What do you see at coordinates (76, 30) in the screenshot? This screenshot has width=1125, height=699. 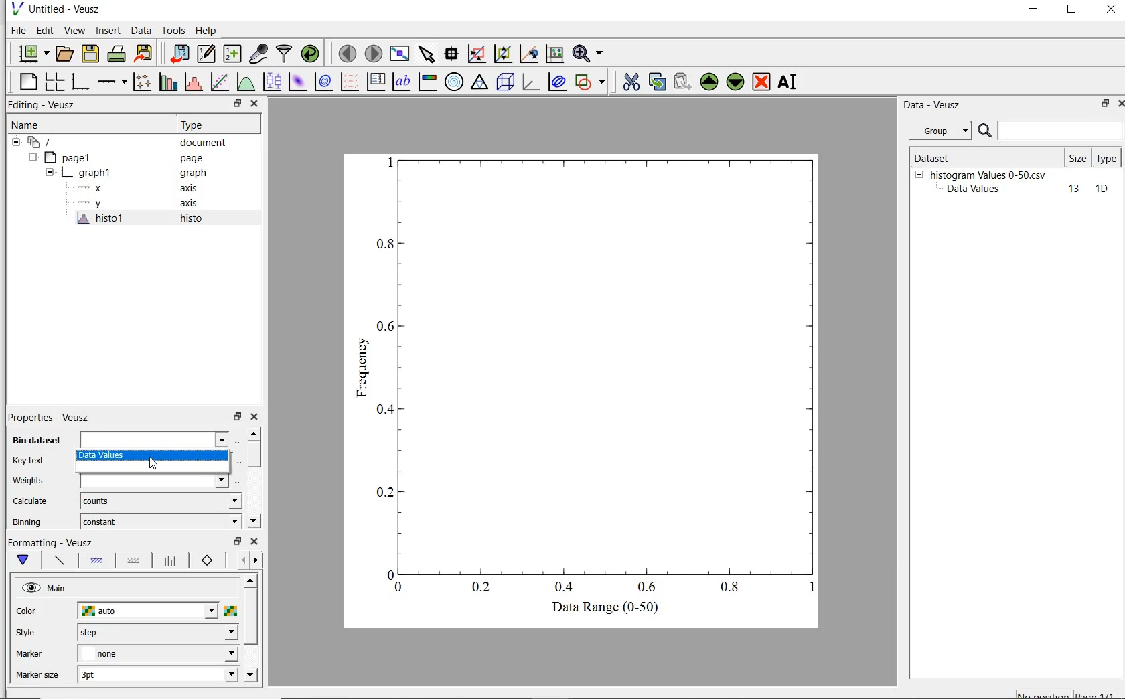 I see `view` at bounding box center [76, 30].